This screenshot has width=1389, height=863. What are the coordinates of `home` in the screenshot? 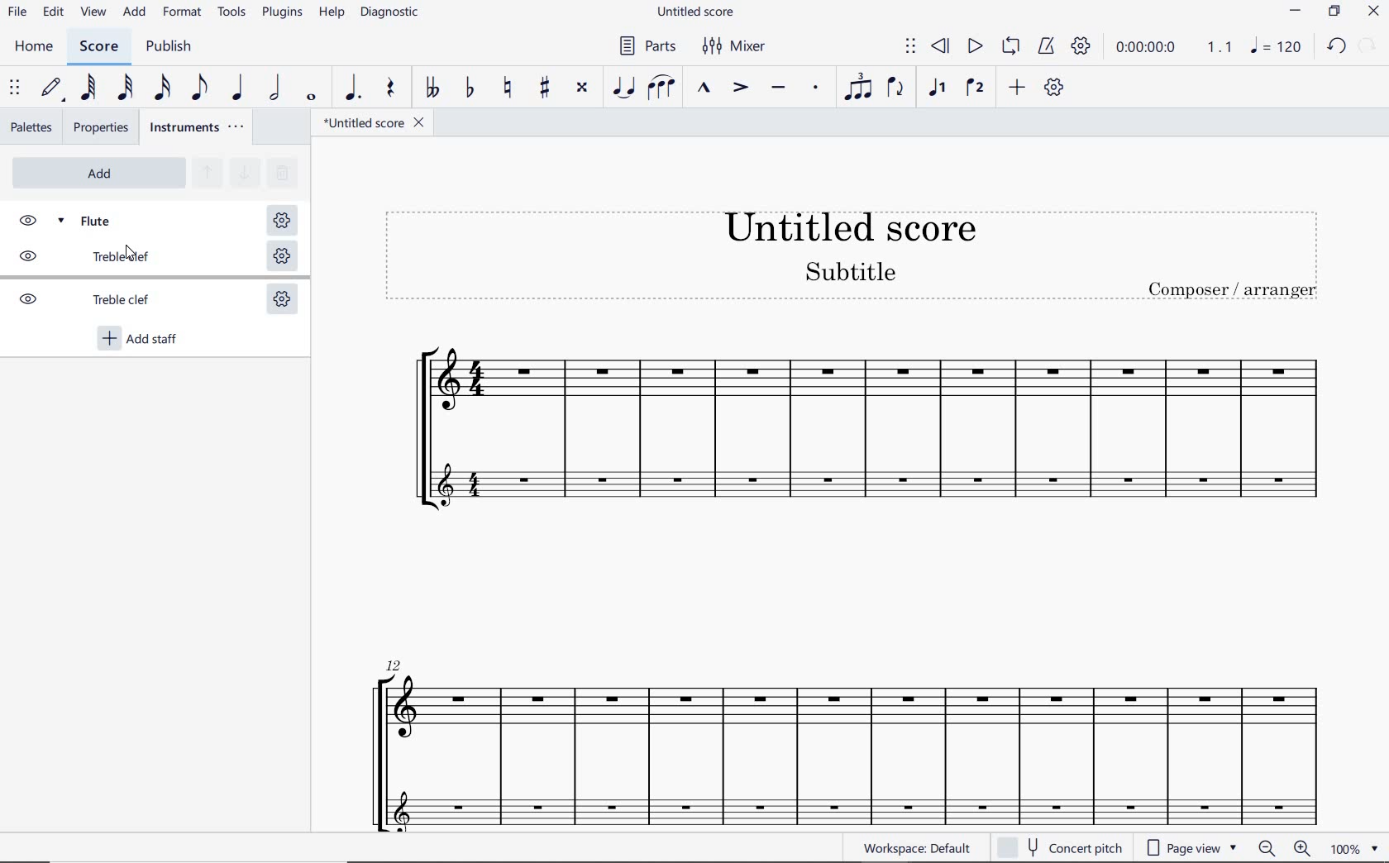 It's located at (38, 49).